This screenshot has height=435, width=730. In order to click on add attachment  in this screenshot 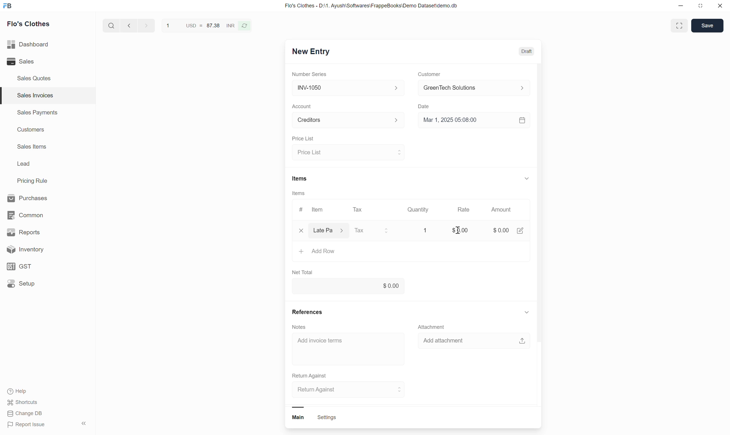, I will do `click(477, 342)`.